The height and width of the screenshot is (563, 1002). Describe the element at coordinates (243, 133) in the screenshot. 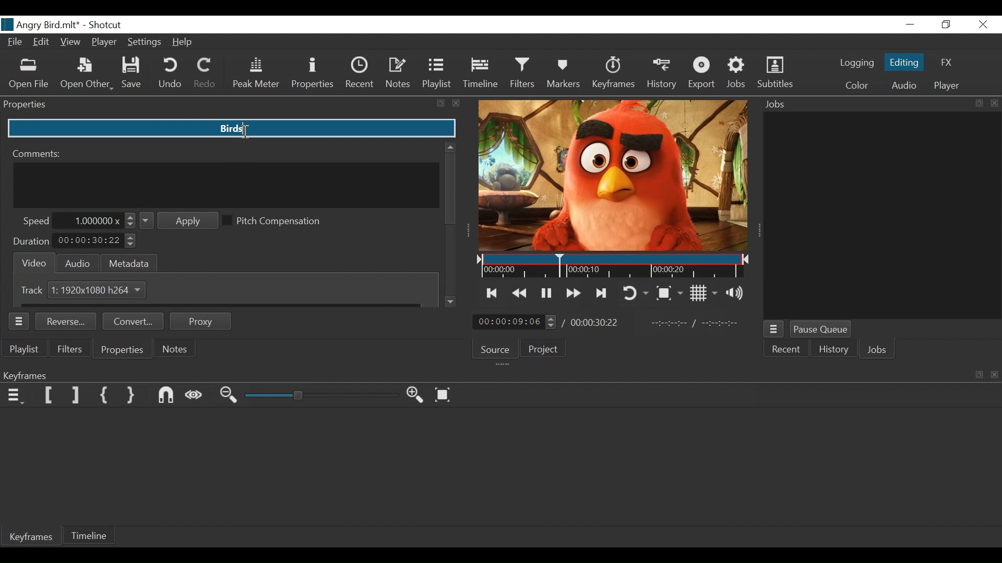

I see `Insertion cursor` at that location.